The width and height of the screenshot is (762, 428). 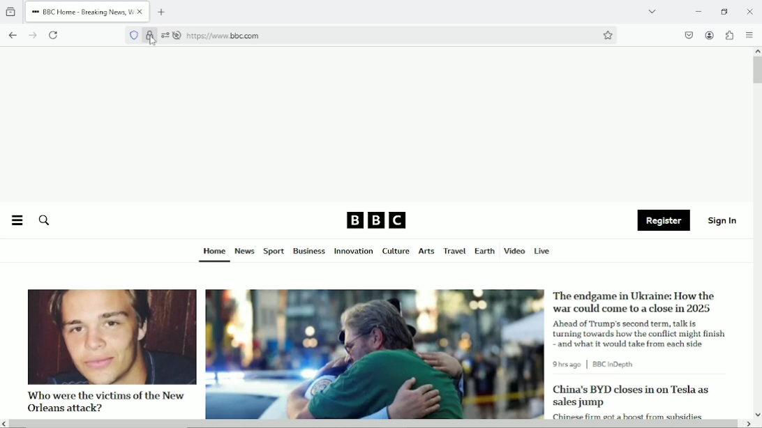 What do you see at coordinates (134, 35) in the screenshot?
I see `No trackers known to firefox were detected on this page` at bounding box center [134, 35].